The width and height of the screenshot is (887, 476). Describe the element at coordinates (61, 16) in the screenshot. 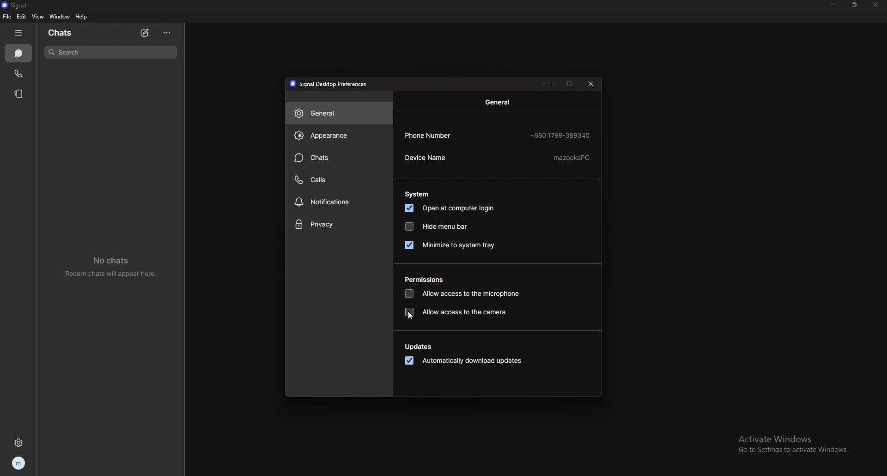

I see `window` at that location.